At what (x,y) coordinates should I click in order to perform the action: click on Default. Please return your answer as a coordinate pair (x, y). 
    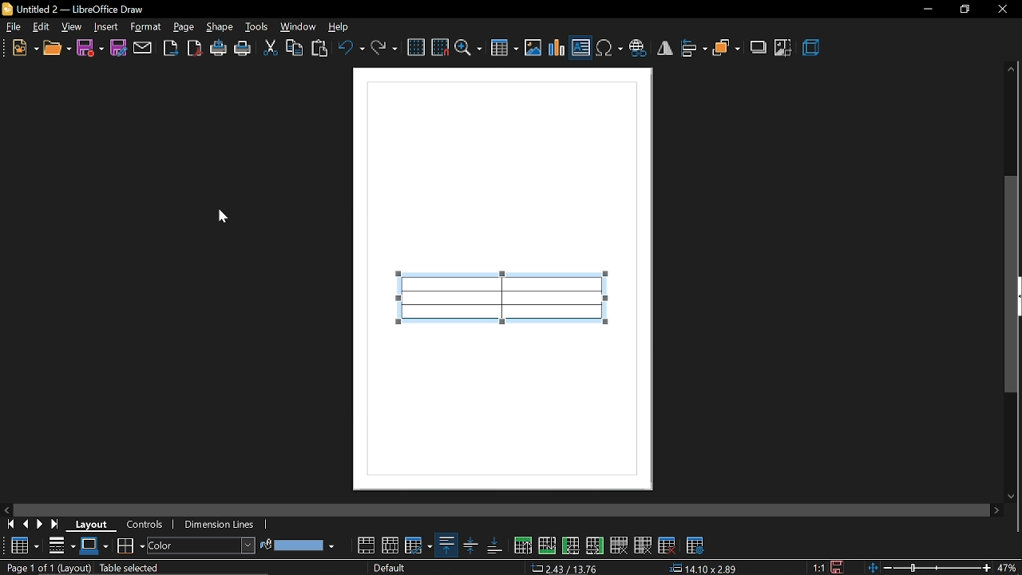
    Looking at the image, I should click on (385, 568).